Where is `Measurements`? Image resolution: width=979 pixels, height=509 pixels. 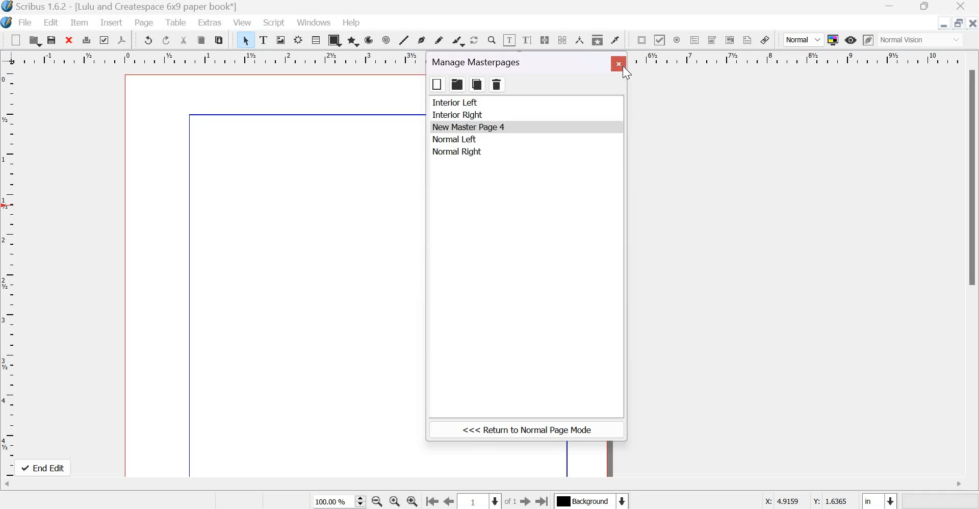
Measurements is located at coordinates (579, 41).